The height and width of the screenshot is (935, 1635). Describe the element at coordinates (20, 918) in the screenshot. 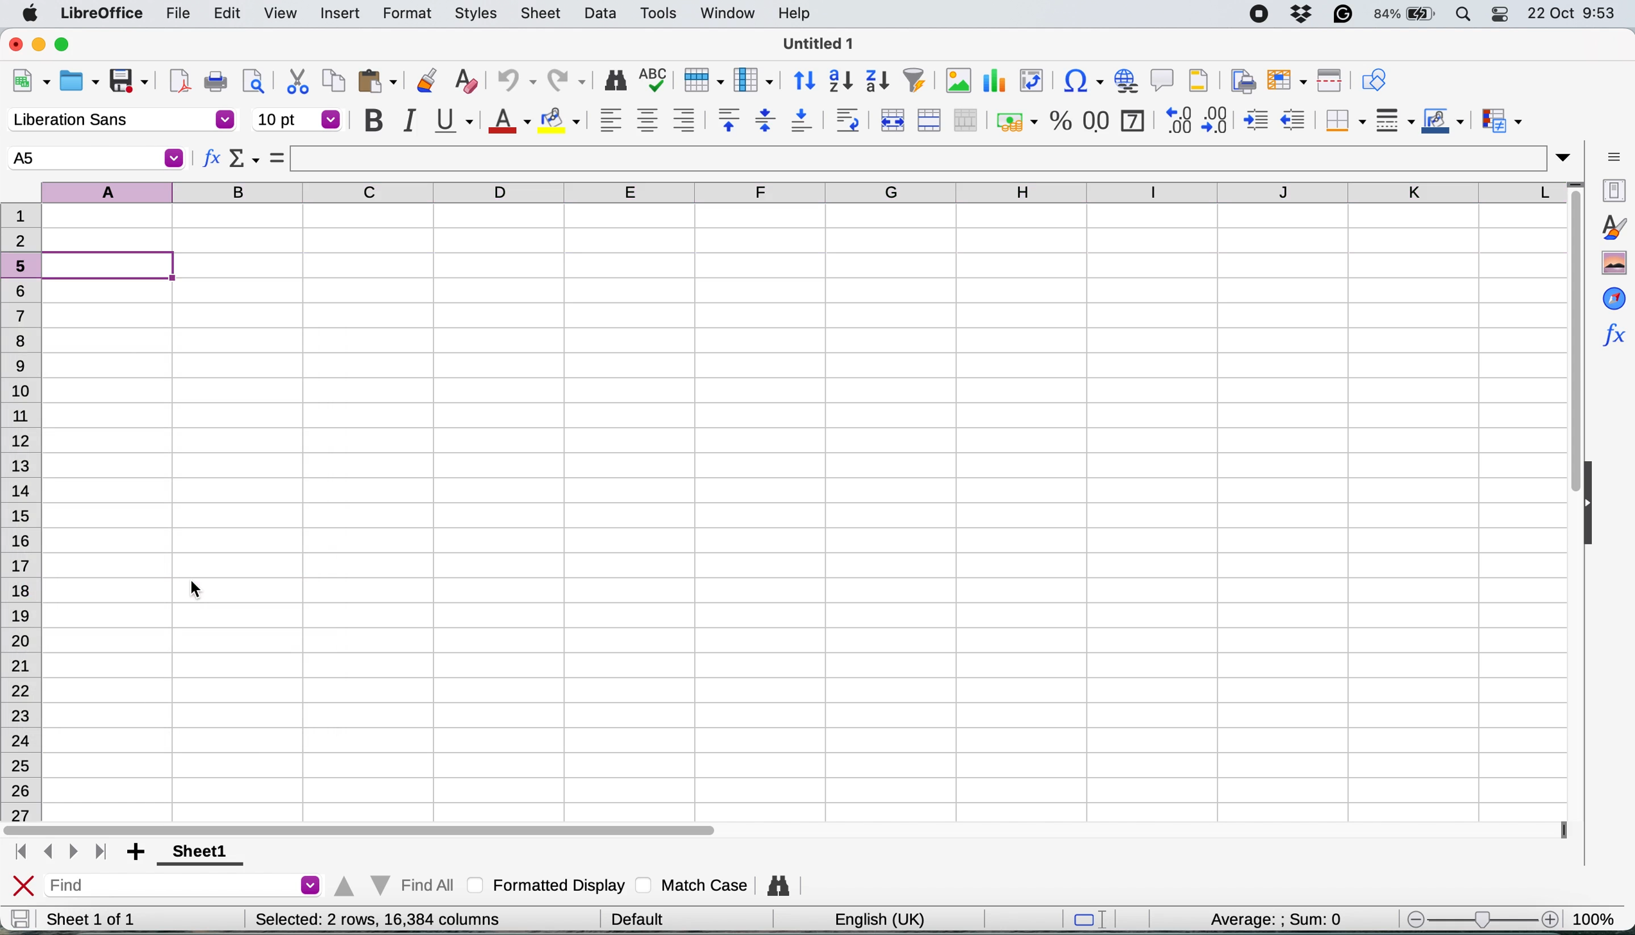

I see `save` at that location.